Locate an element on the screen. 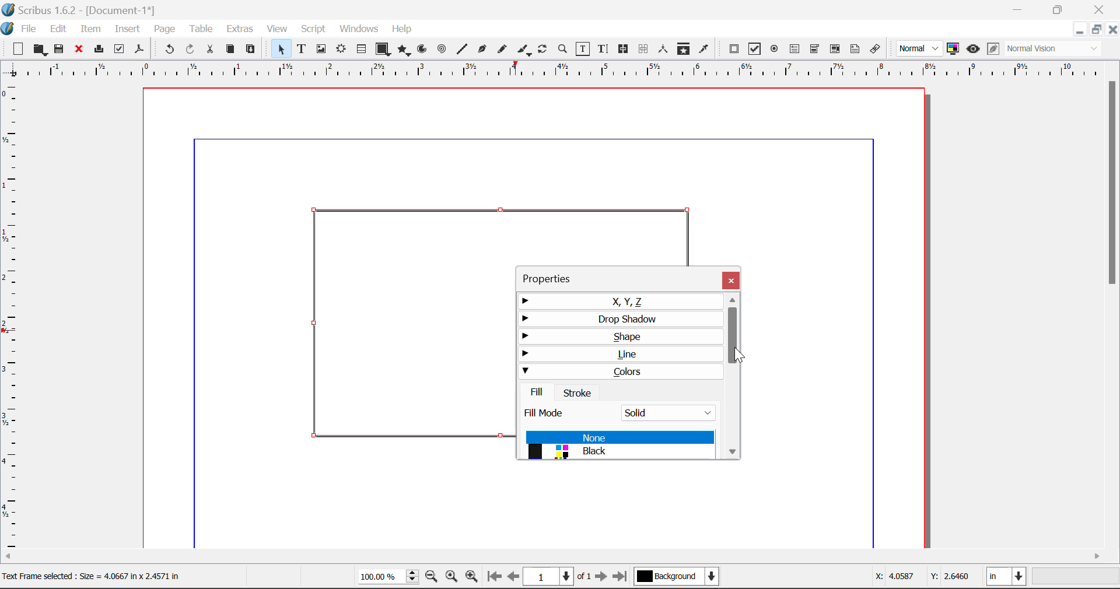  Horizontal Page Margins is located at coordinates (13, 317).